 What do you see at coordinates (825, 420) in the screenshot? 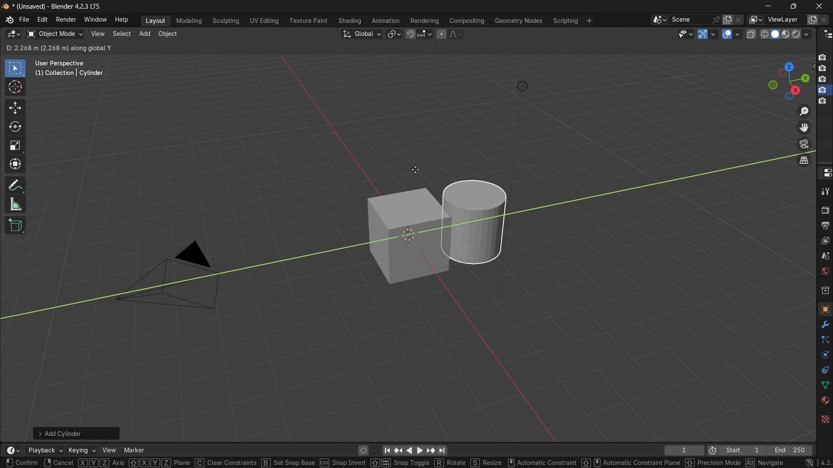
I see `background` at bounding box center [825, 420].